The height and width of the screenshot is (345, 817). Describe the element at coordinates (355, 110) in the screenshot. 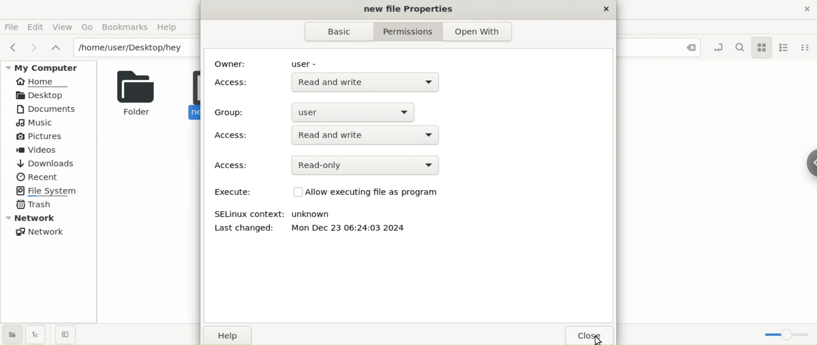

I see `user ` at that location.